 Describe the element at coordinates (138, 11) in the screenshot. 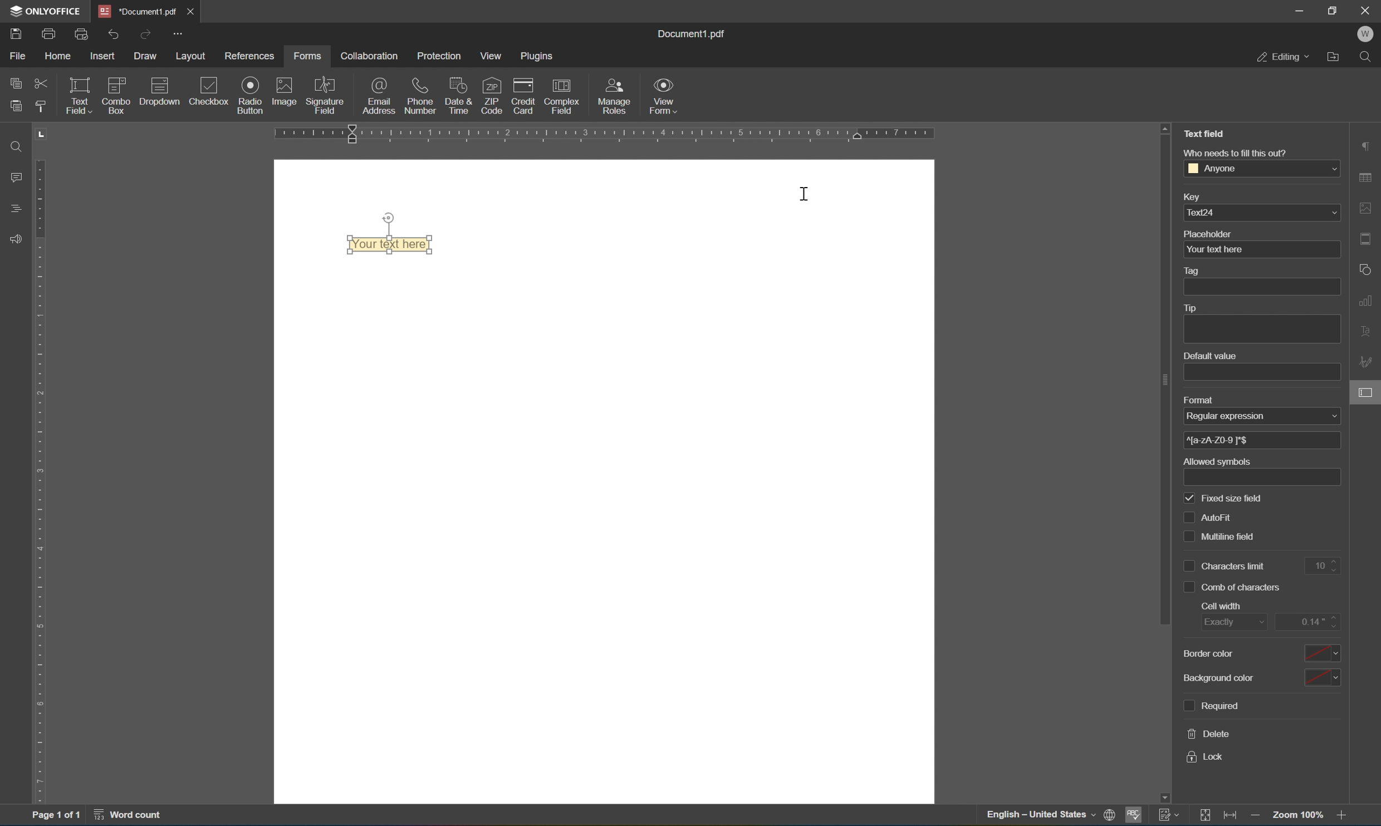

I see `*document1.pdf` at that location.